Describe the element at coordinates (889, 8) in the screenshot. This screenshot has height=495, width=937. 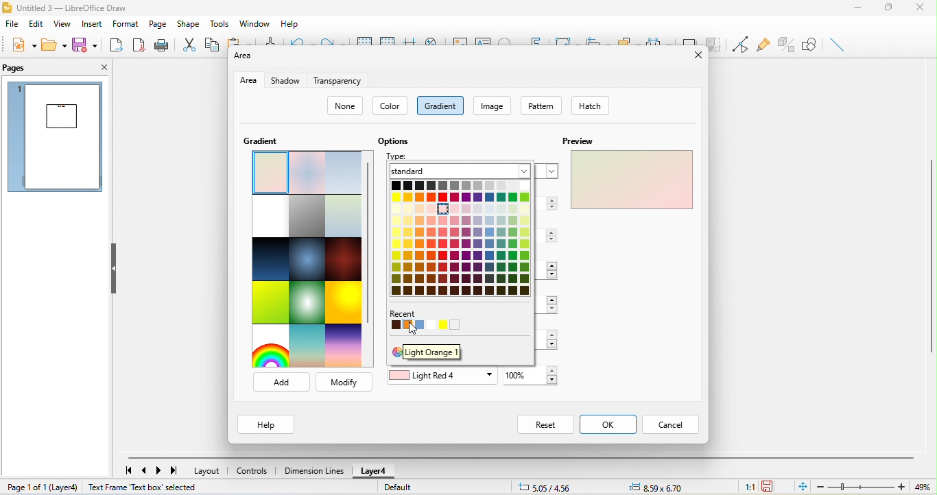
I see `maximize` at that location.